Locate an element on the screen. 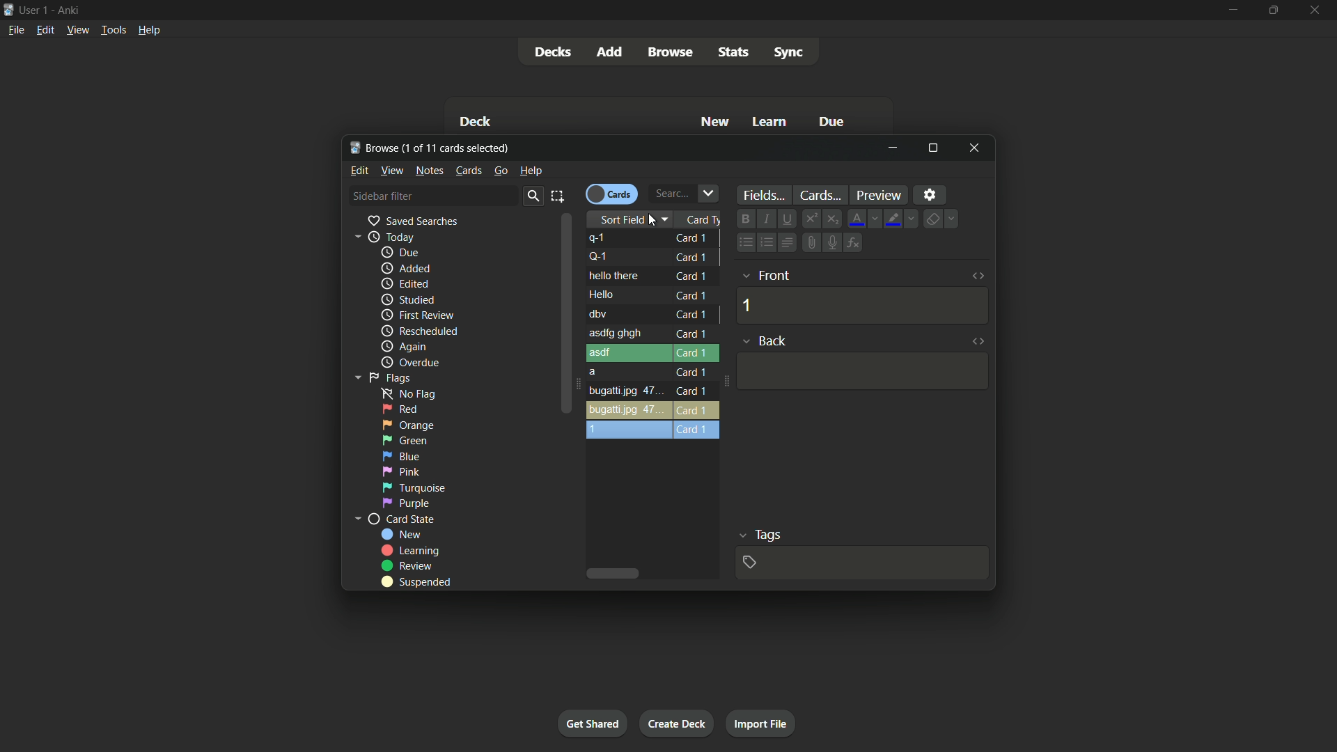 Image resolution: width=1337 pixels, height=752 pixels. card state is located at coordinates (400, 519).